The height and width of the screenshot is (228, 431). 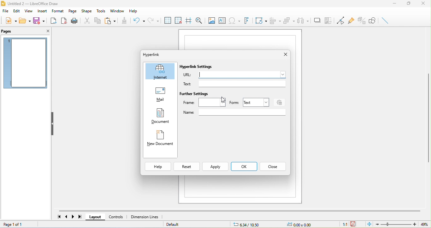 What do you see at coordinates (126, 20) in the screenshot?
I see `clone formatting` at bounding box center [126, 20].